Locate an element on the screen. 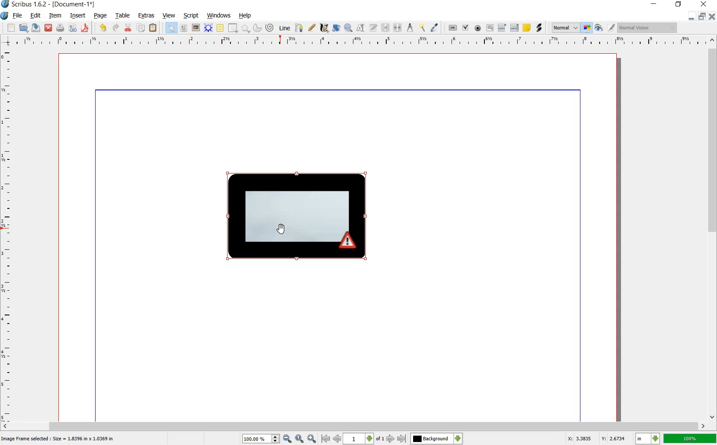 This screenshot has height=445, width=717. pdf check box is located at coordinates (466, 28).